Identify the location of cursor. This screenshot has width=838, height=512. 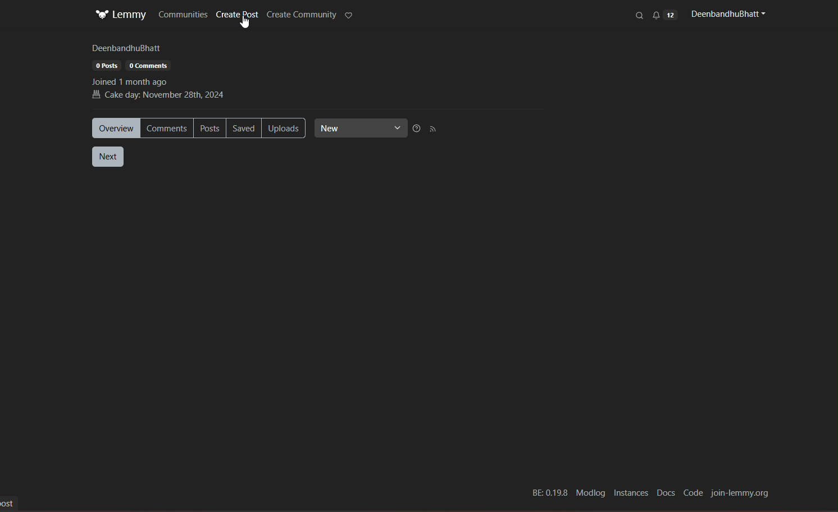
(245, 25).